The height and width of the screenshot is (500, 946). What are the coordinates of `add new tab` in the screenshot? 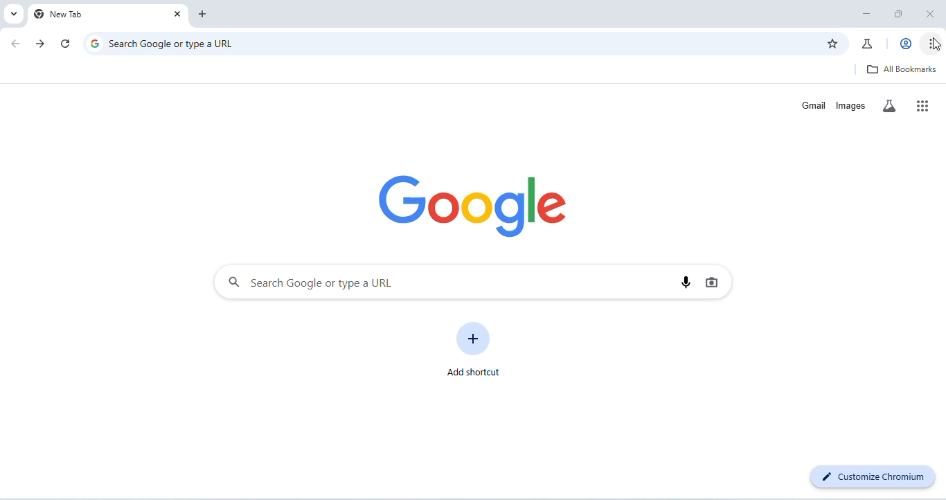 It's located at (203, 14).